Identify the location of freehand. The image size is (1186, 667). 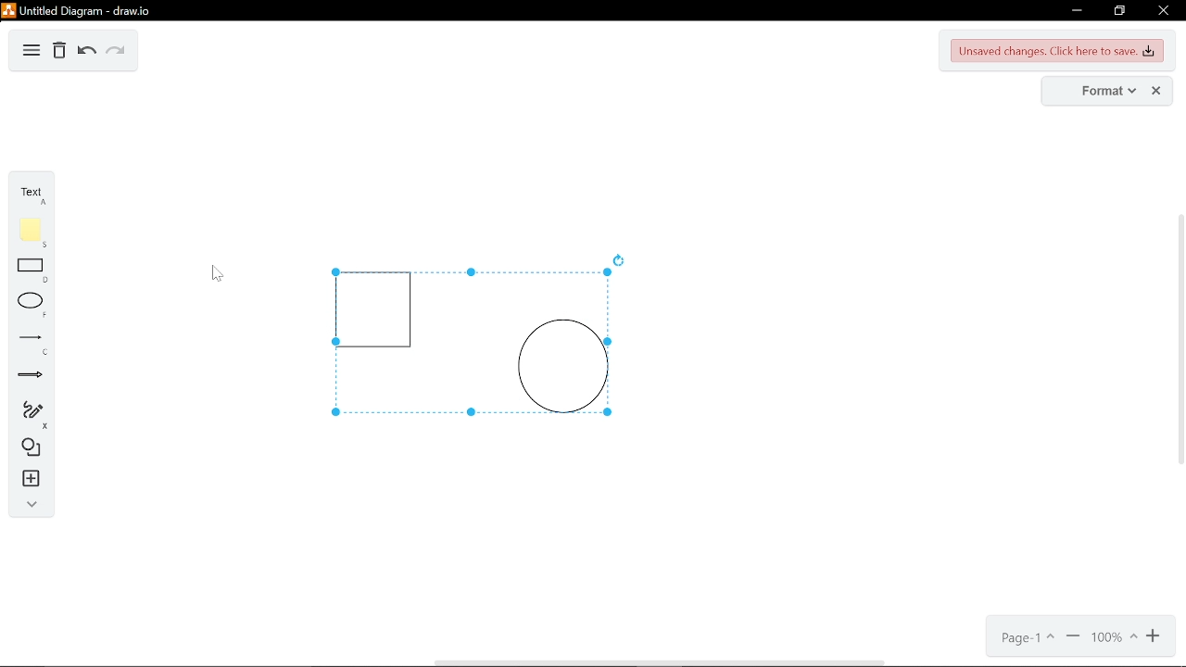
(27, 413).